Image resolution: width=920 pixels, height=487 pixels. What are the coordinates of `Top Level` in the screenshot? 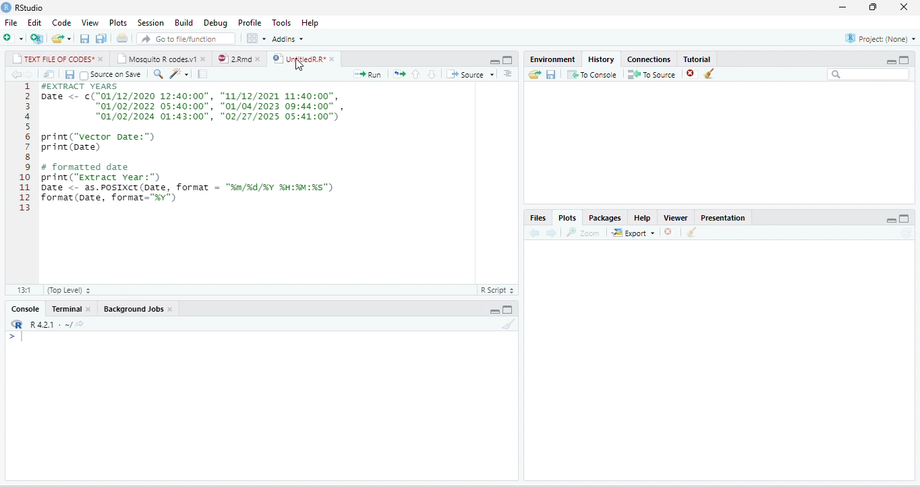 It's located at (69, 289).